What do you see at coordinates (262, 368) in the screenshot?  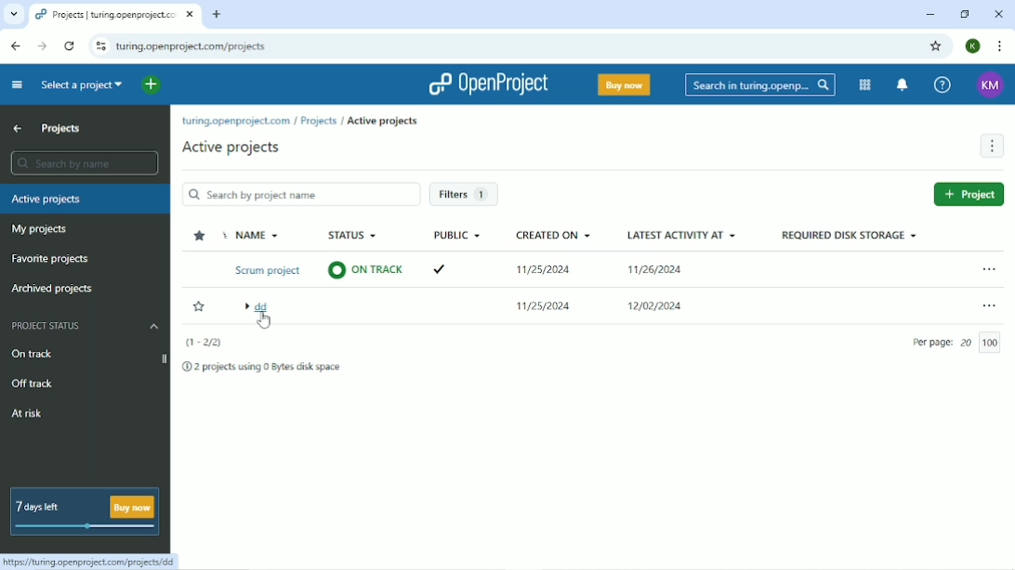 I see `2 projects using 0 Bytes disk space.` at bounding box center [262, 368].